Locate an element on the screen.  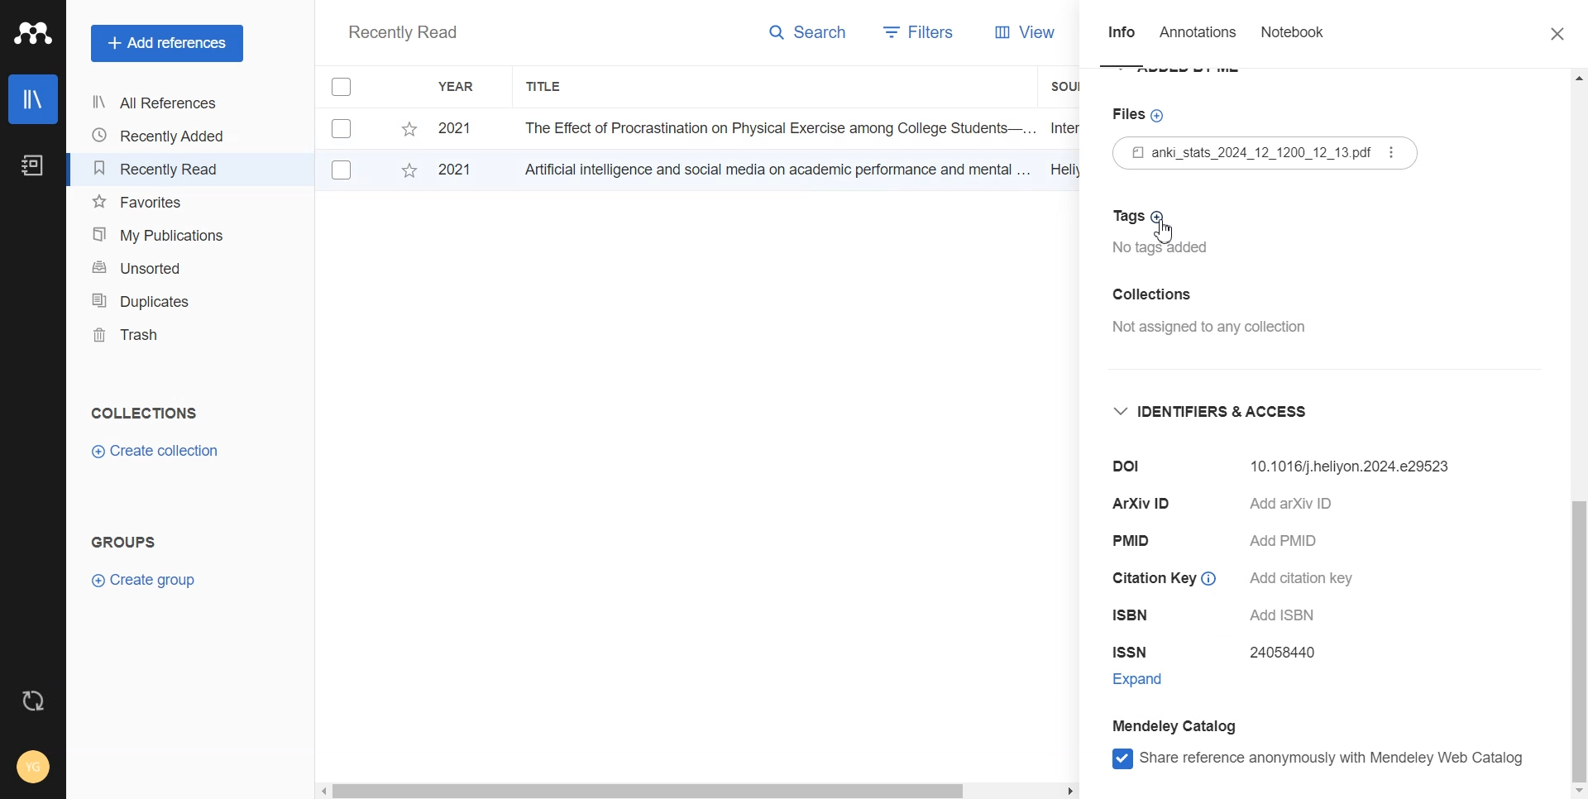
Tags is located at coordinates (1141, 214).